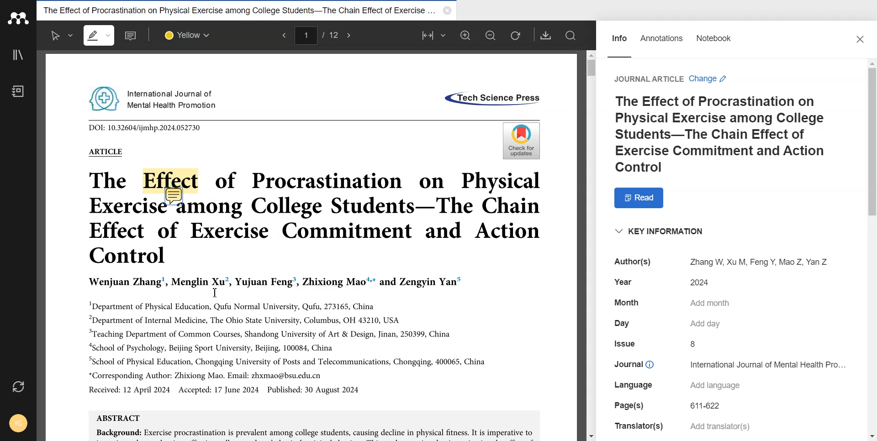  Describe the element at coordinates (591, 245) in the screenshot. I see `Vertical Scroll bar` at that location.